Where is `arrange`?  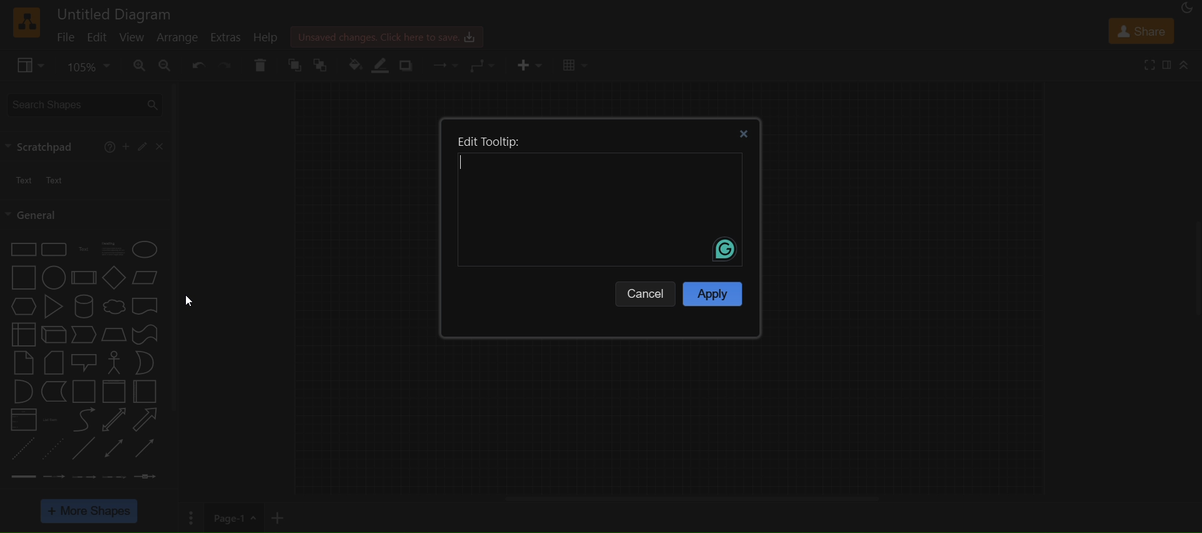
arrange is located at coordinates (177, 39).